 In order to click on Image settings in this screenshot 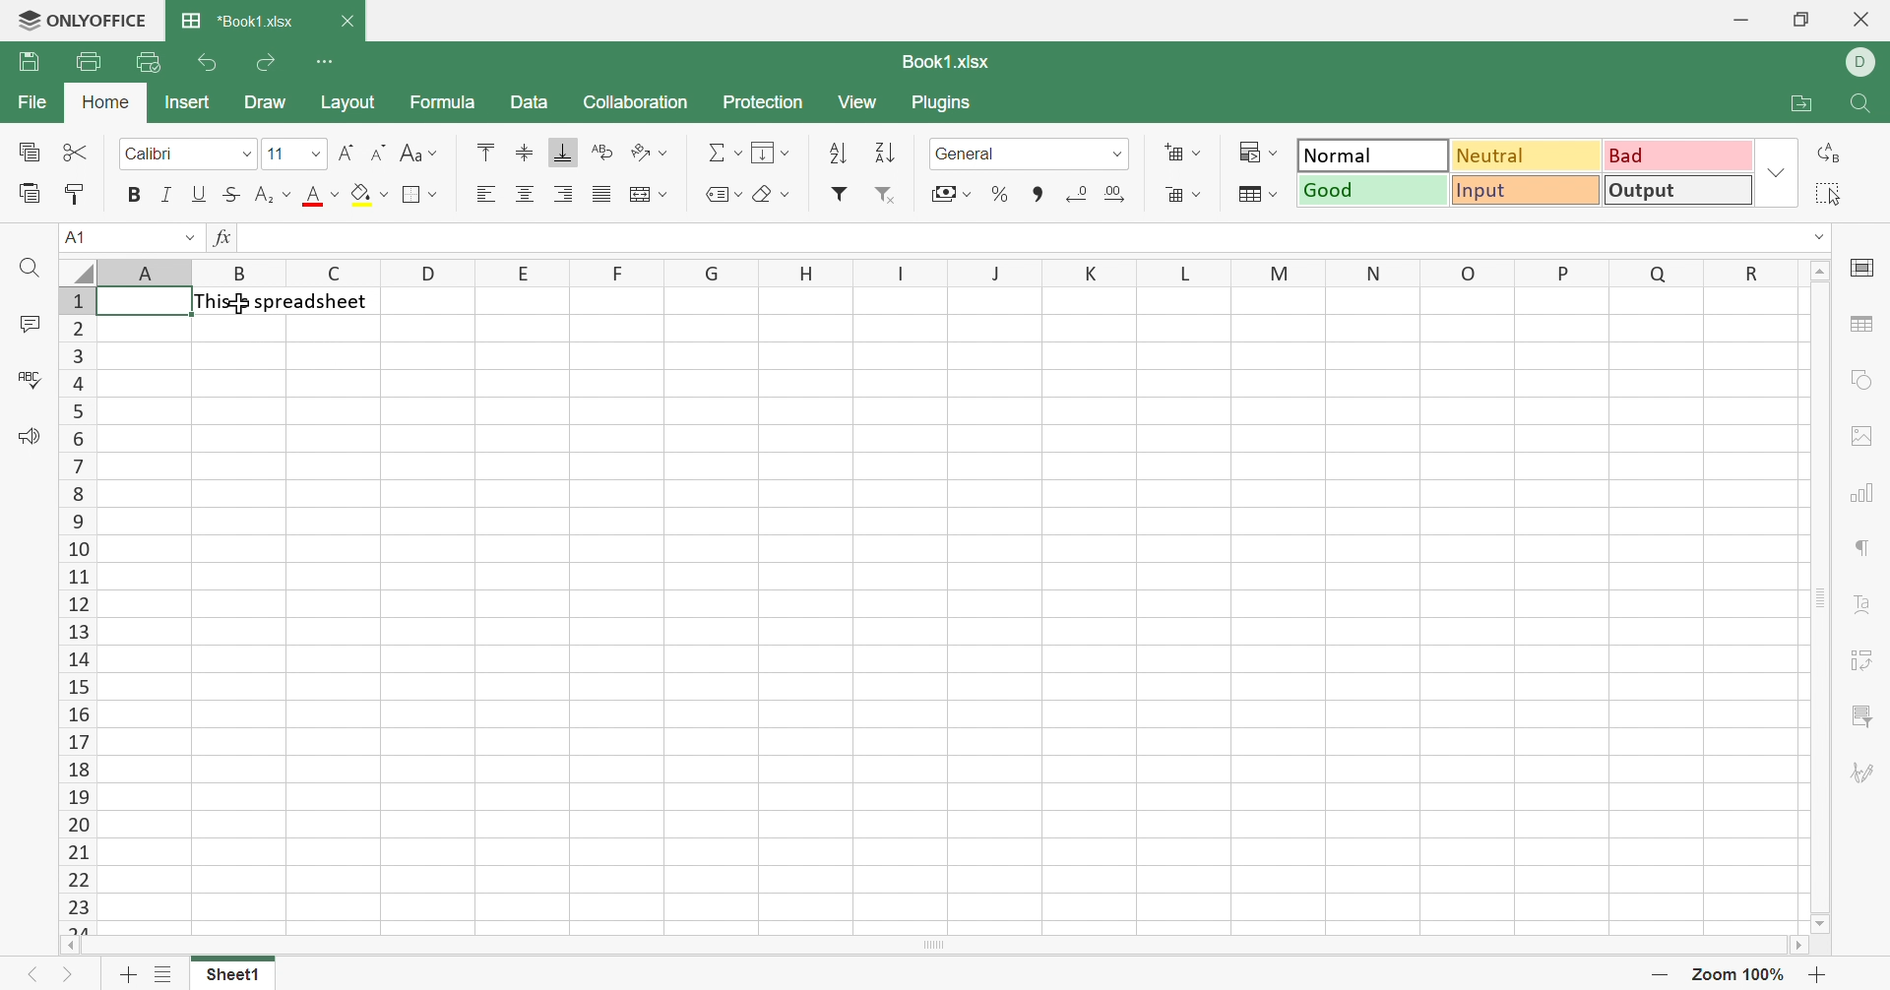, I will do `click(1864, 435)`.